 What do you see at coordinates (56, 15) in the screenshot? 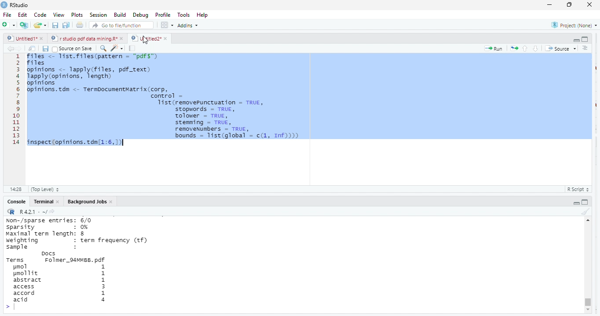
I see `view` at bounding box center [56, 15].